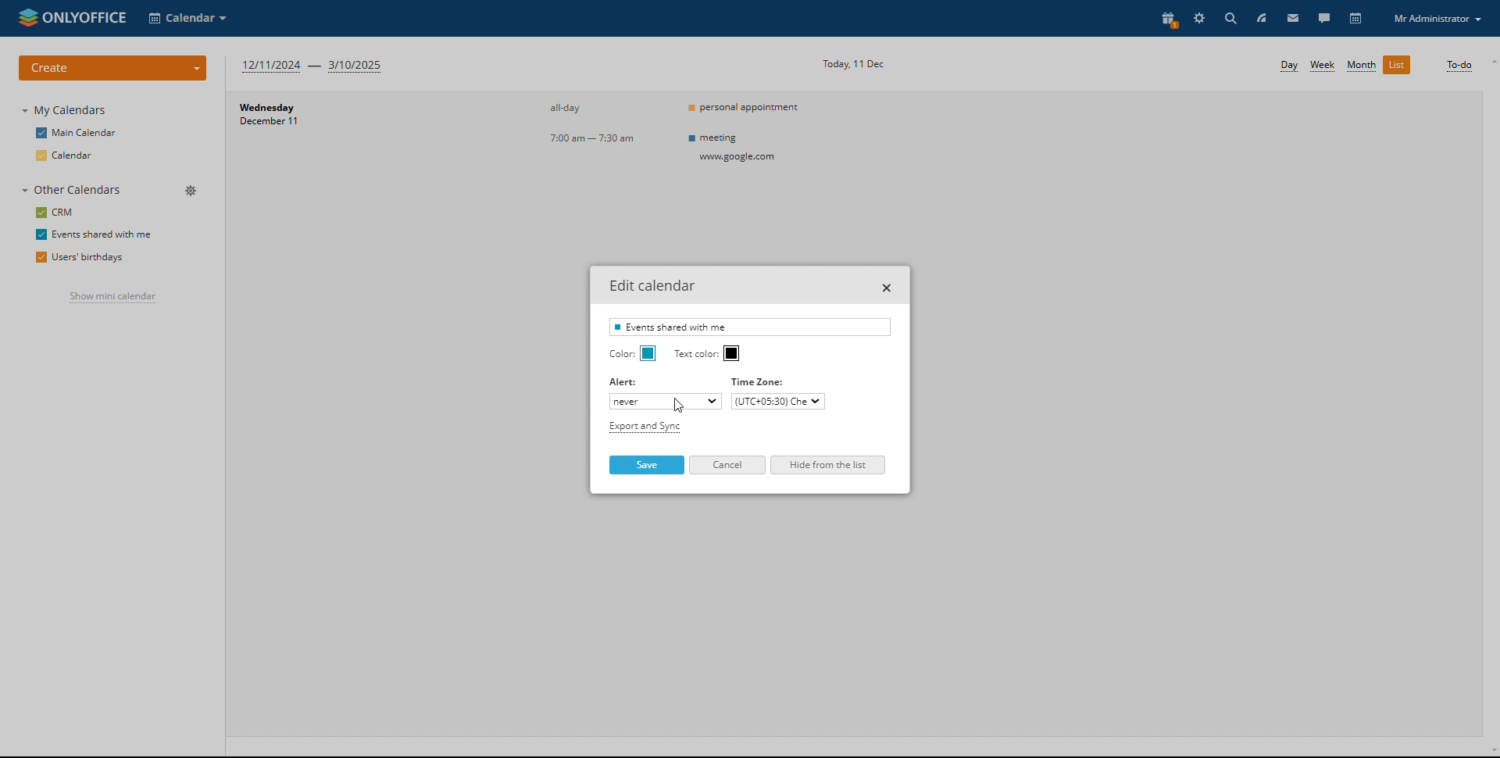  What do you see at coordinates (1357, 19) in the screenshot?
I see `calendar` at bounding box center [1357, 19].